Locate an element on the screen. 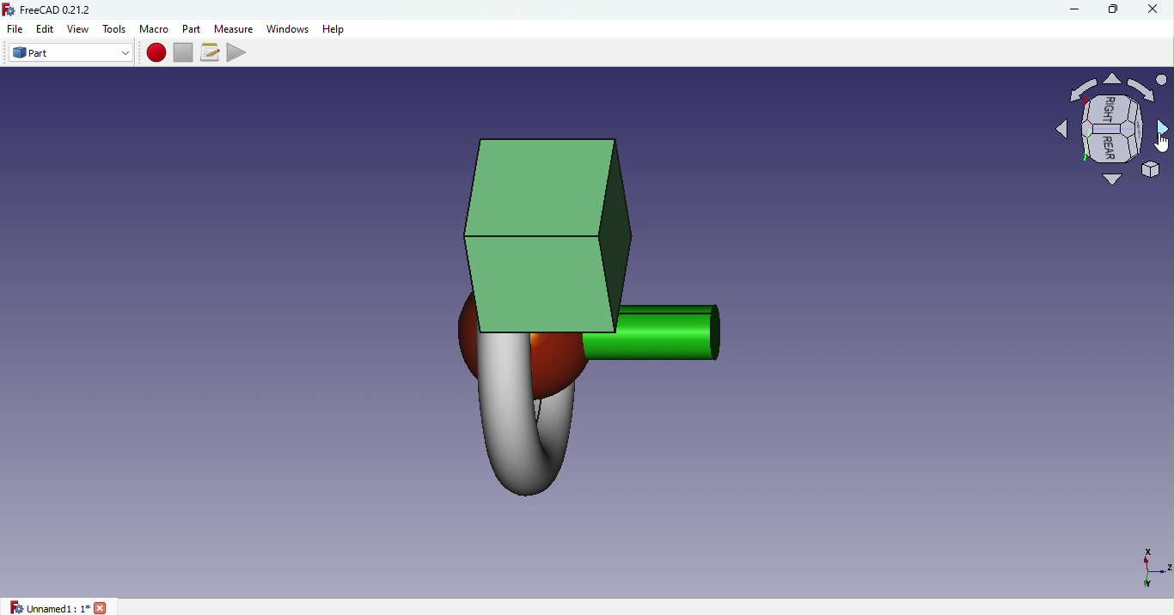  cursor is located at coordinates (1159, 143).